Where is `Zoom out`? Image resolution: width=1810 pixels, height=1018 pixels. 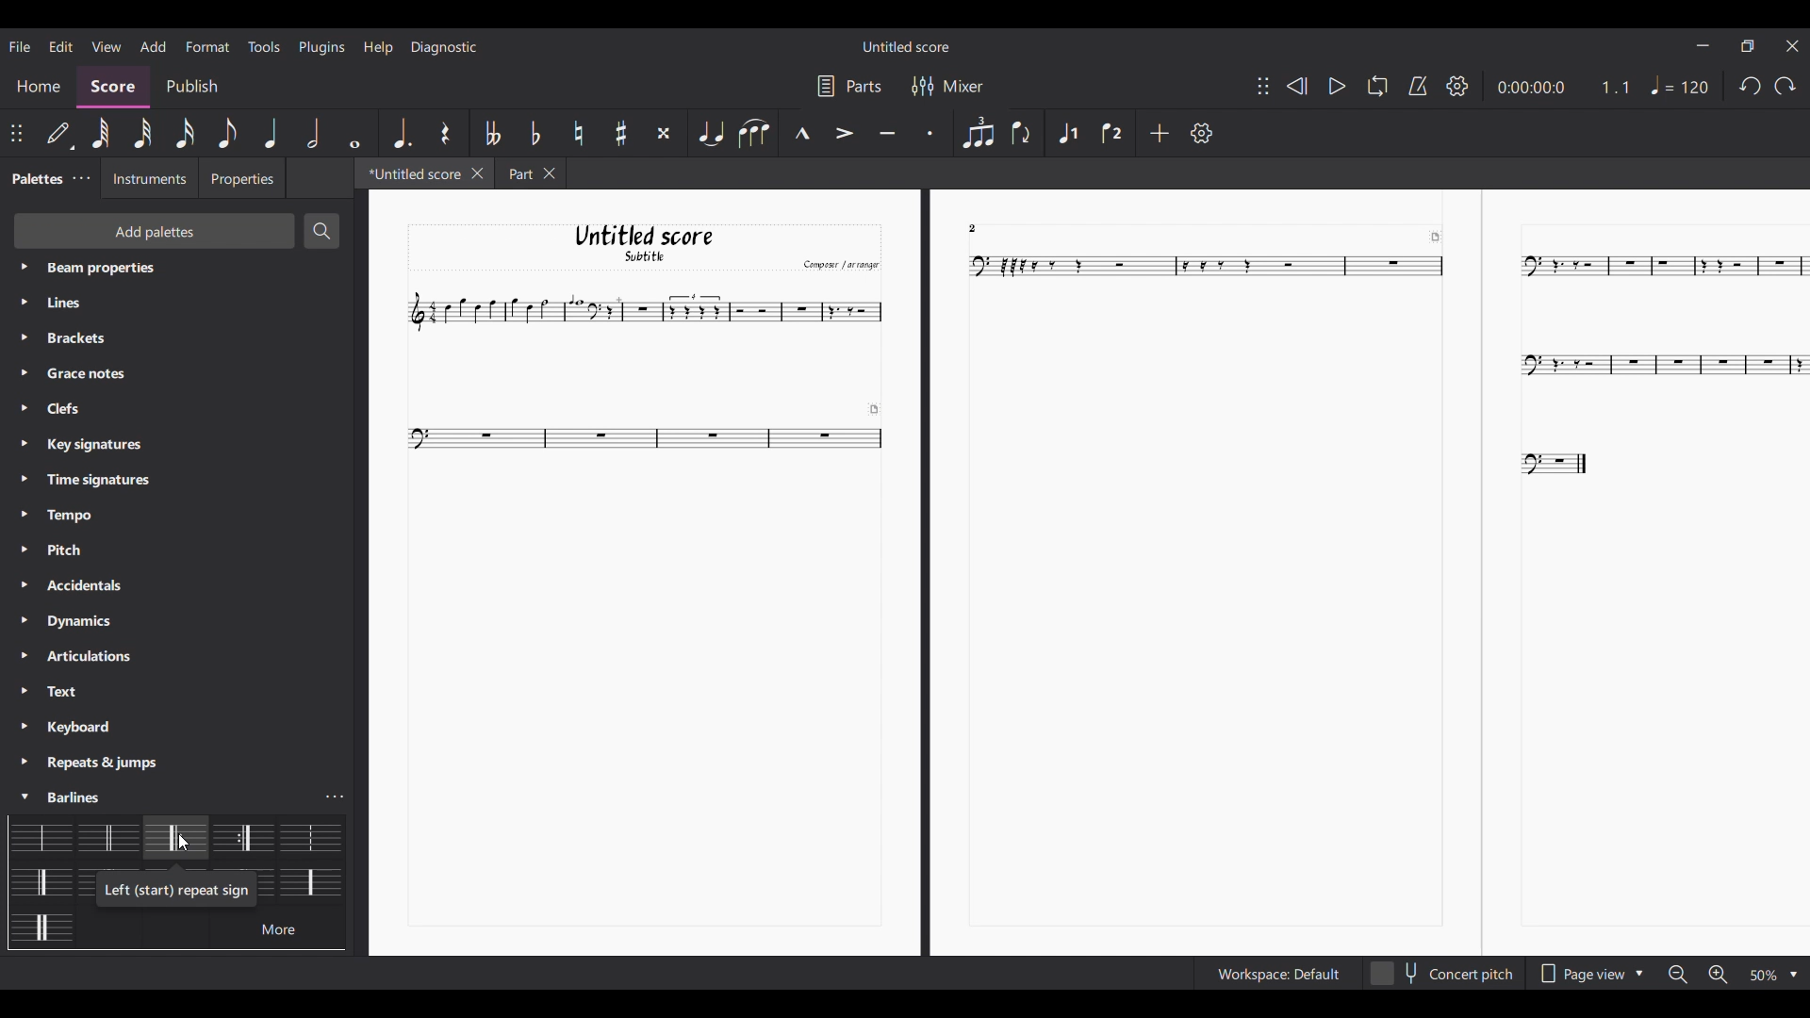 Zoom out is located at coordinates (1677, 975).